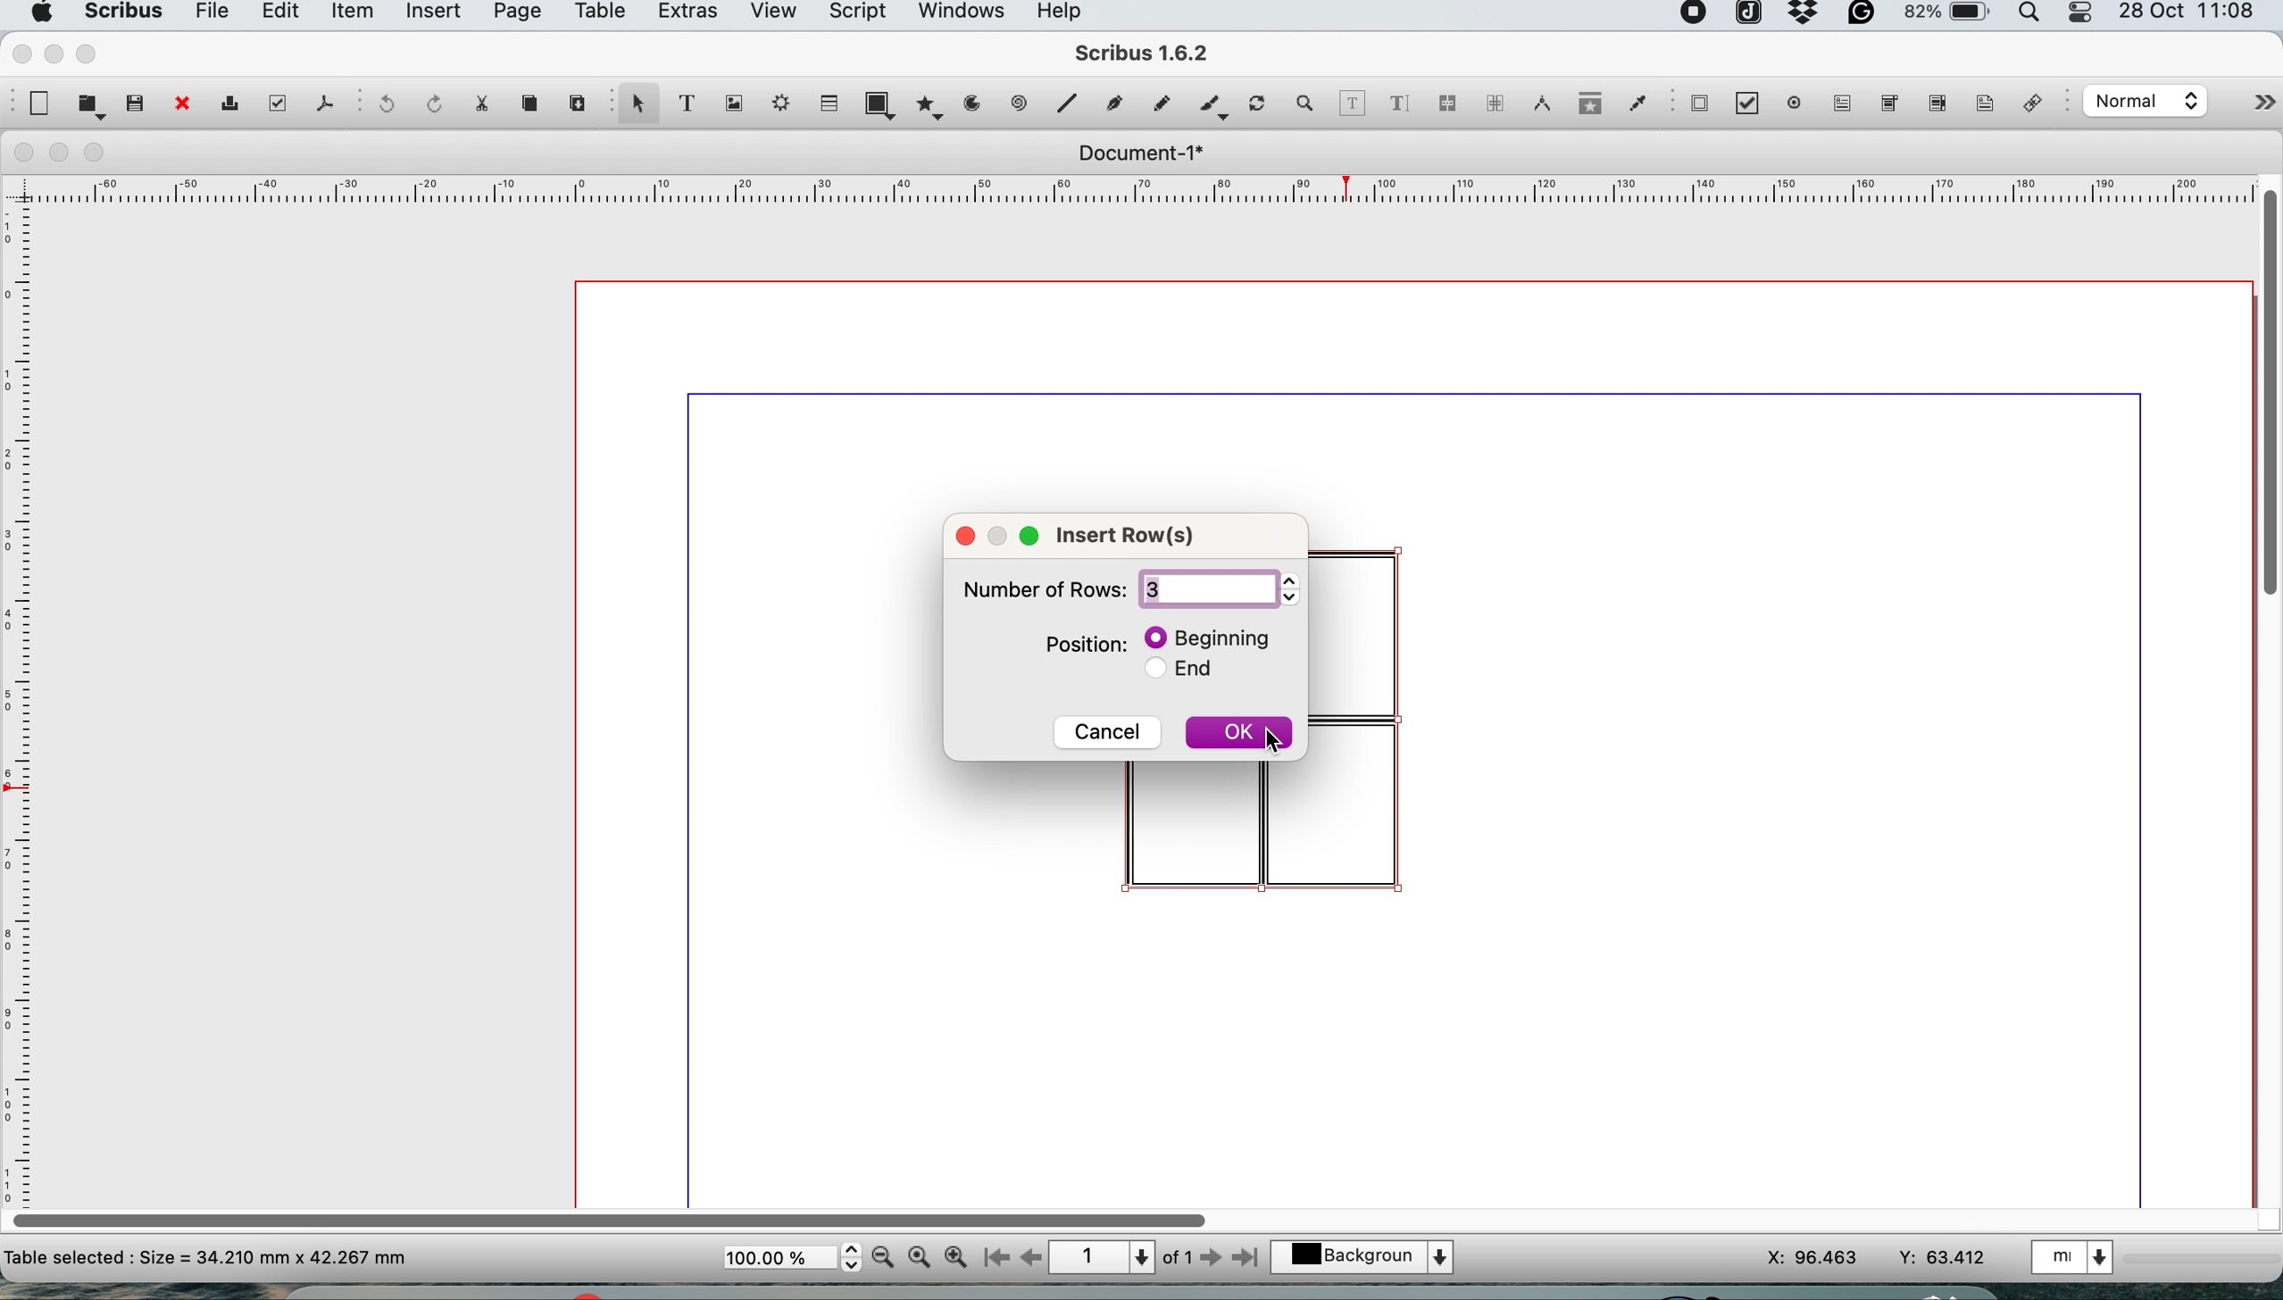 The height and width of the screenshot is (1300, 2283). Describe the element at coordinates (101, 154) in the screenshot. I see `maximise` at that location.